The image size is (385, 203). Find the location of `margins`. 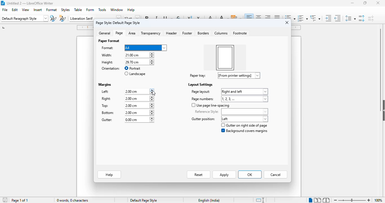

margins is located at coordinates (105, 85).